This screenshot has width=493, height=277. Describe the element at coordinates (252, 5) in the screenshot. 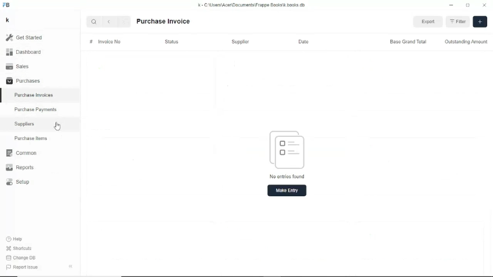

I see `k - C\Users\Acer\Documents\Frappe books\k.books.db` at that location.